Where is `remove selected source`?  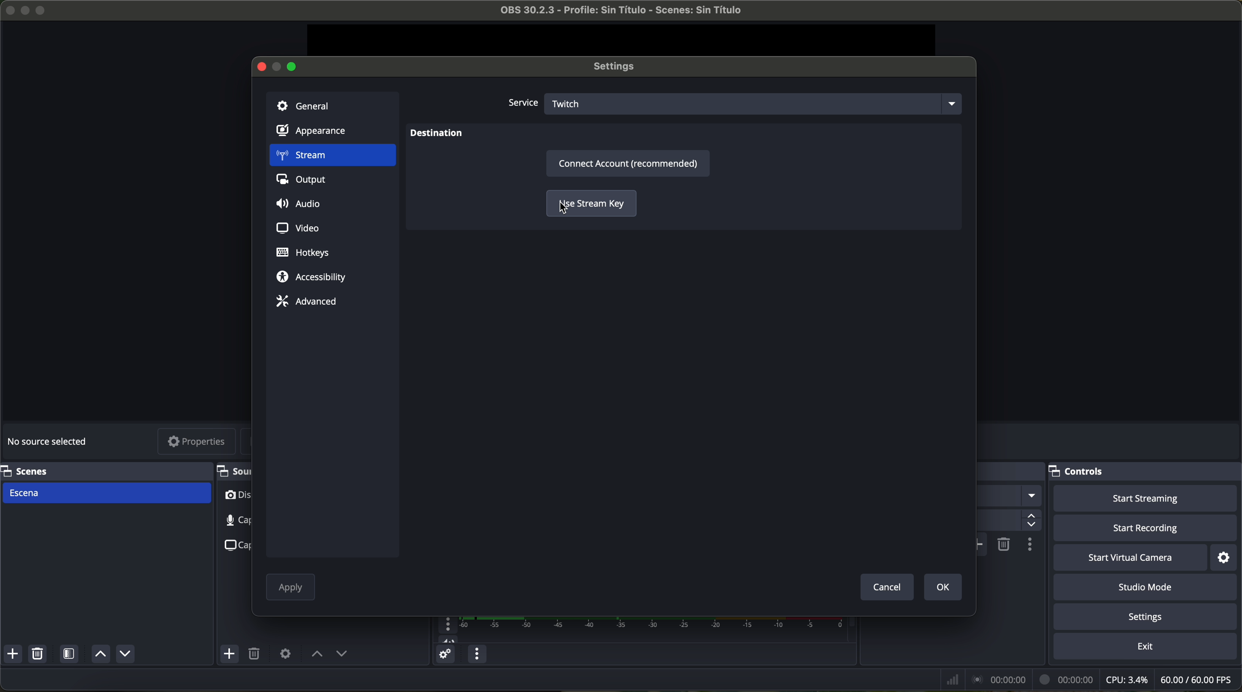 remove selected source is located at coordinates (256, 654).